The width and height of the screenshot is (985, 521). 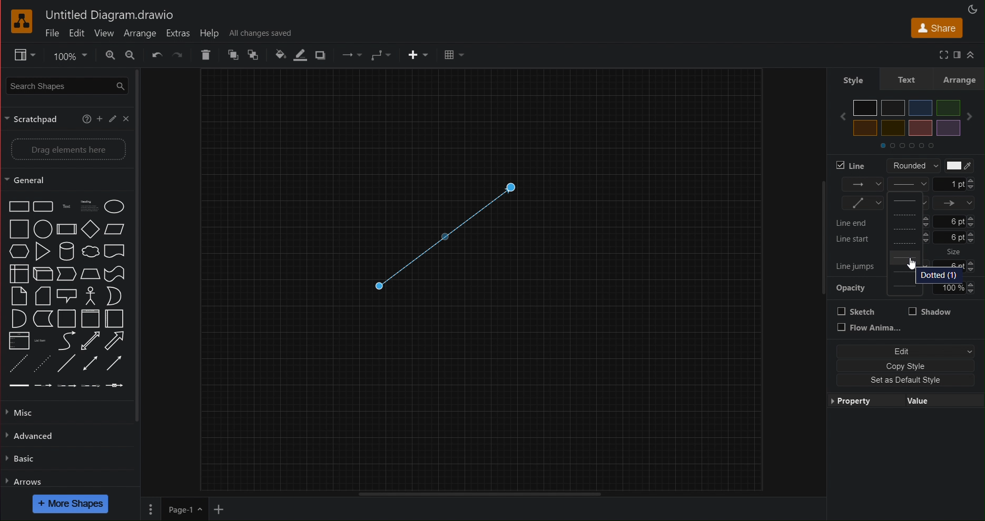 What do you see at coordinates (453, 55) in the screenshot?
I see `Table` at bounding box center [453, 55].